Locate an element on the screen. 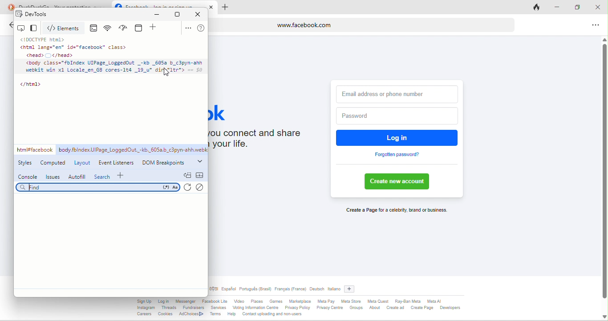 This screenshot has width=608, height=321. search is located at coordinates (98, 188).